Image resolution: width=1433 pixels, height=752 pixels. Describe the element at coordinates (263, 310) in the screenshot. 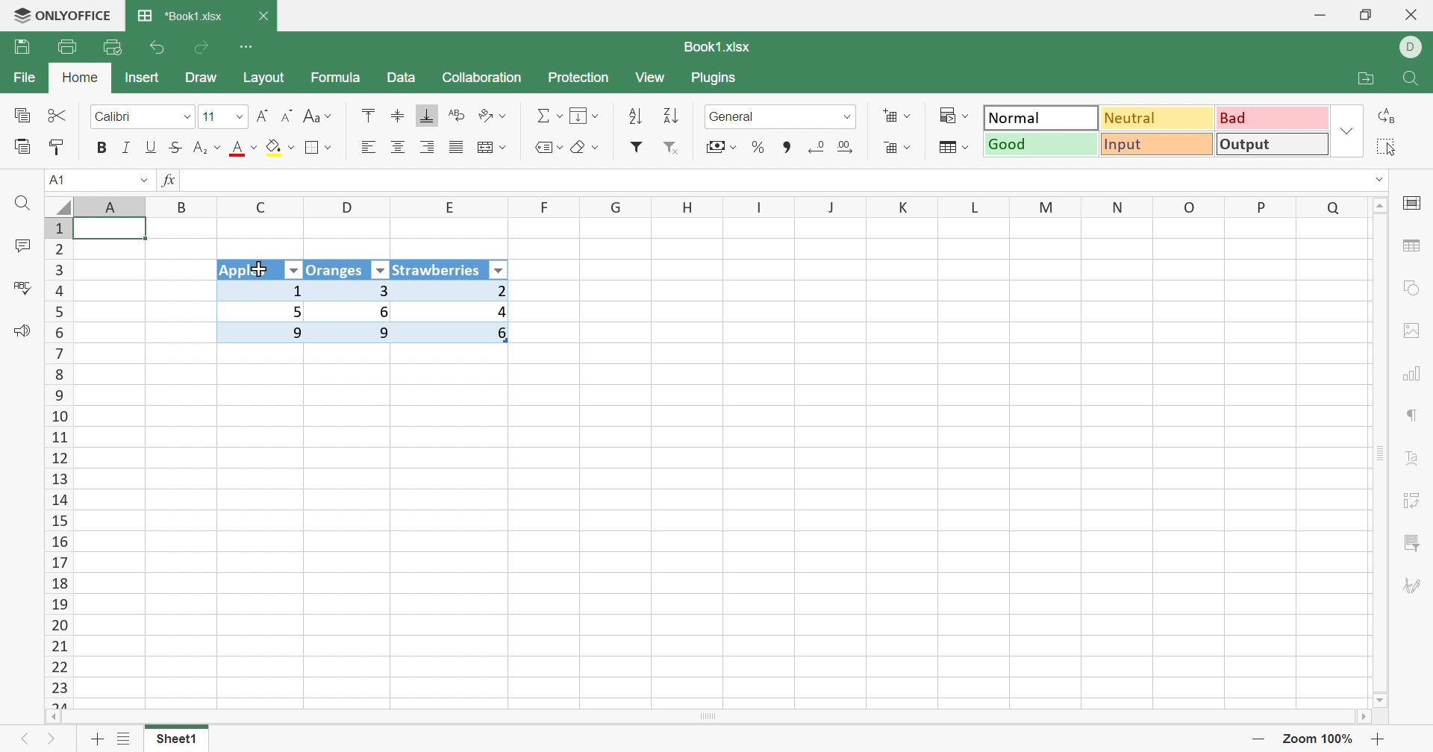

I see `5` at that location.